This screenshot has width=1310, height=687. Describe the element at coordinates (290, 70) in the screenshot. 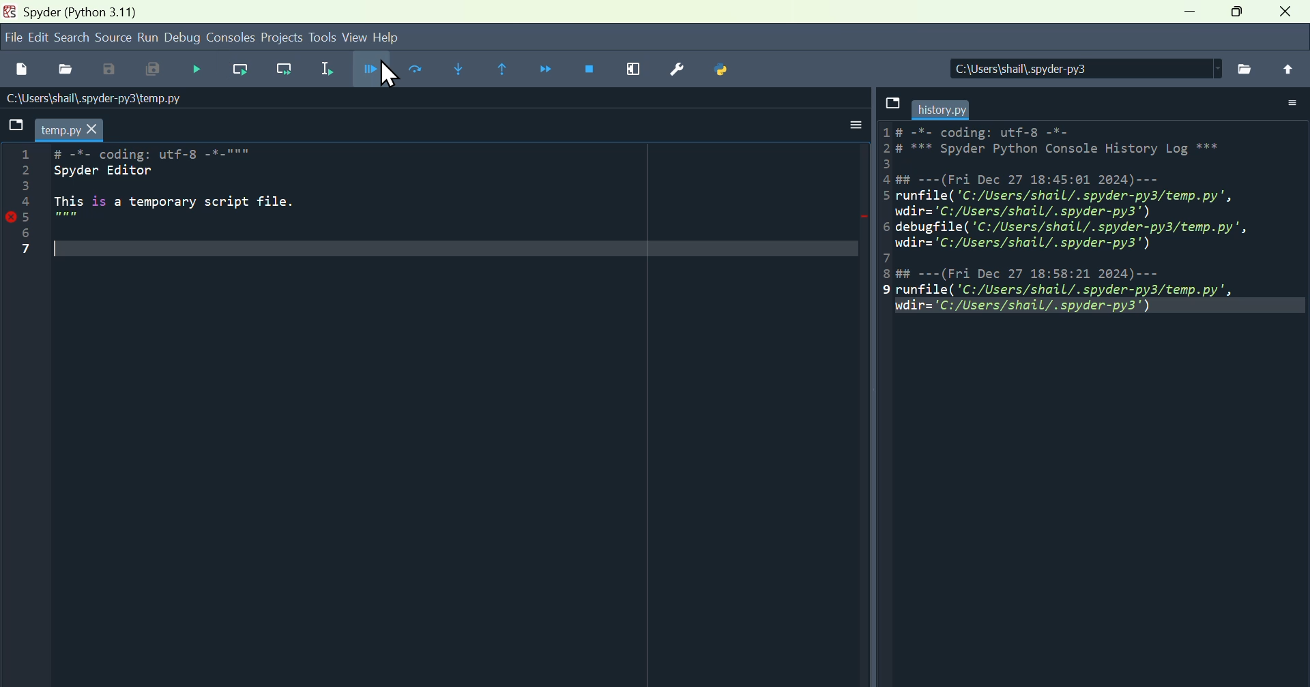

I see `Run current line and go to the next one` at that location.